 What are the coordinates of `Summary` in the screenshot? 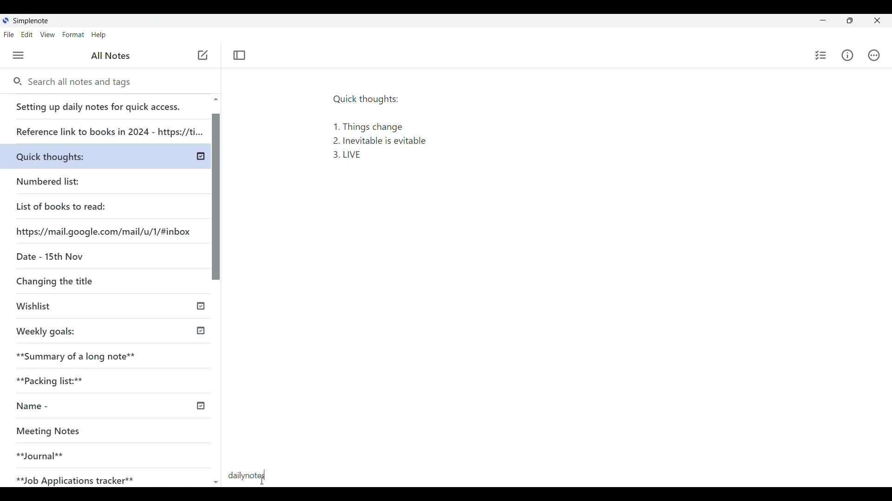 It's located at (111, 353).